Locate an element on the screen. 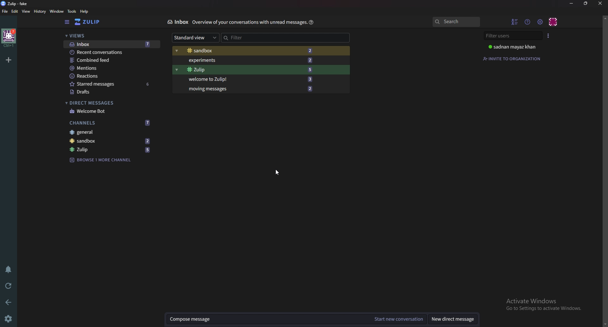 The height and width of the screenshot is (327, 608). views is located at coordinates (111, 36).